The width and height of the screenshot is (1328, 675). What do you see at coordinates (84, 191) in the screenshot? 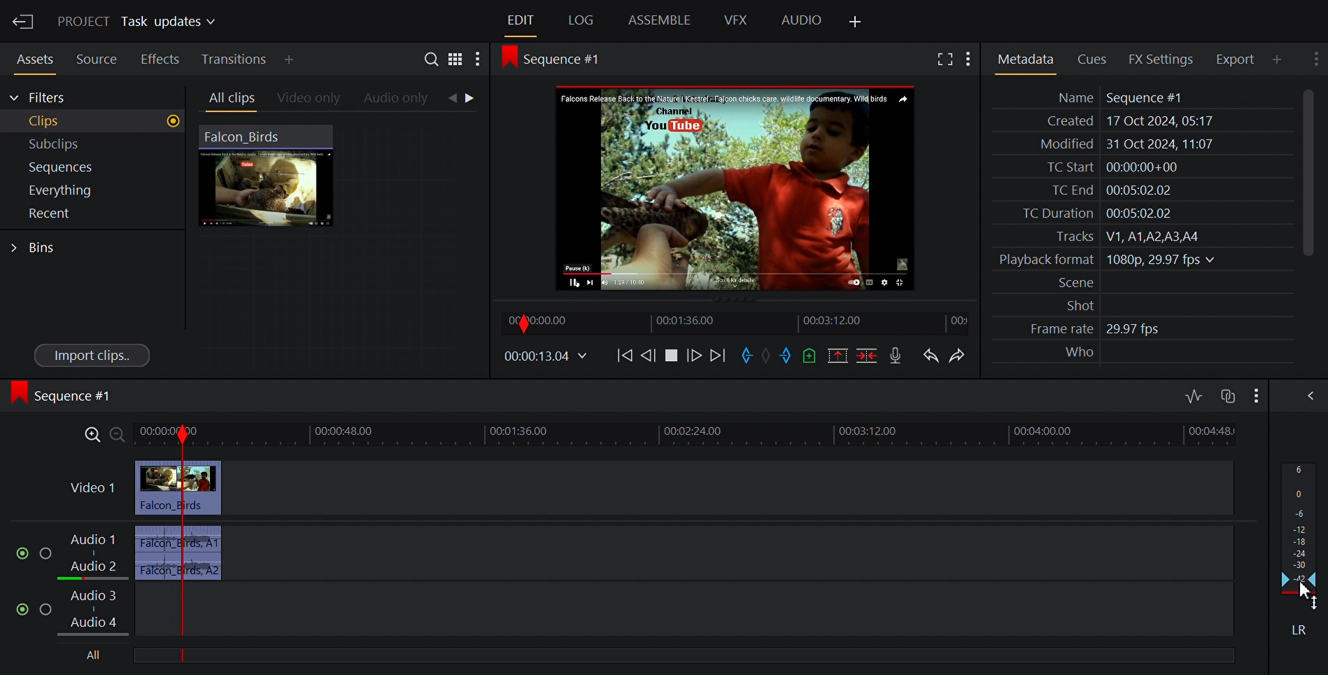
I see `Everything` at bounding box center [84, 191].